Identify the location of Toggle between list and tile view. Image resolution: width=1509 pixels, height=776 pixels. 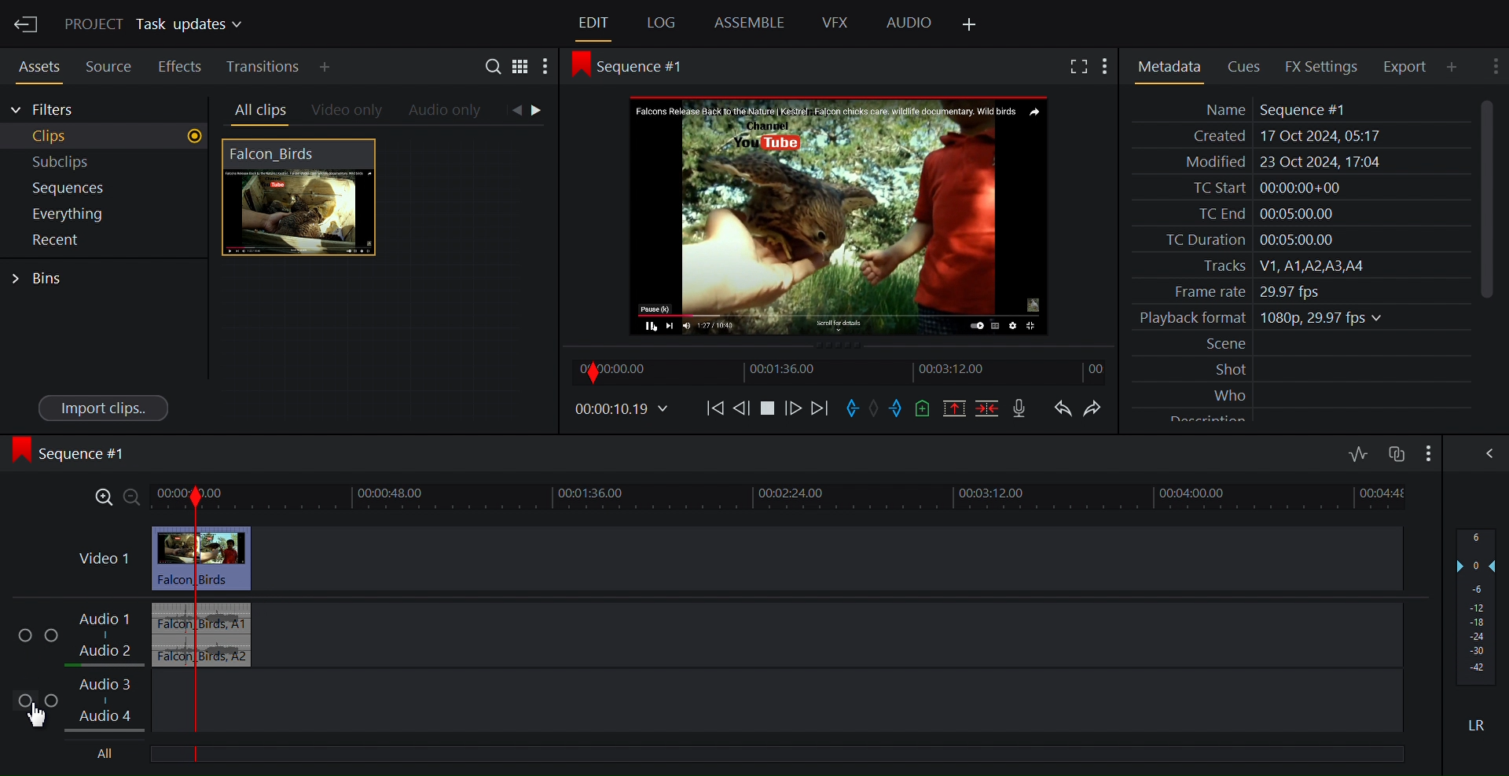
(520, 69).